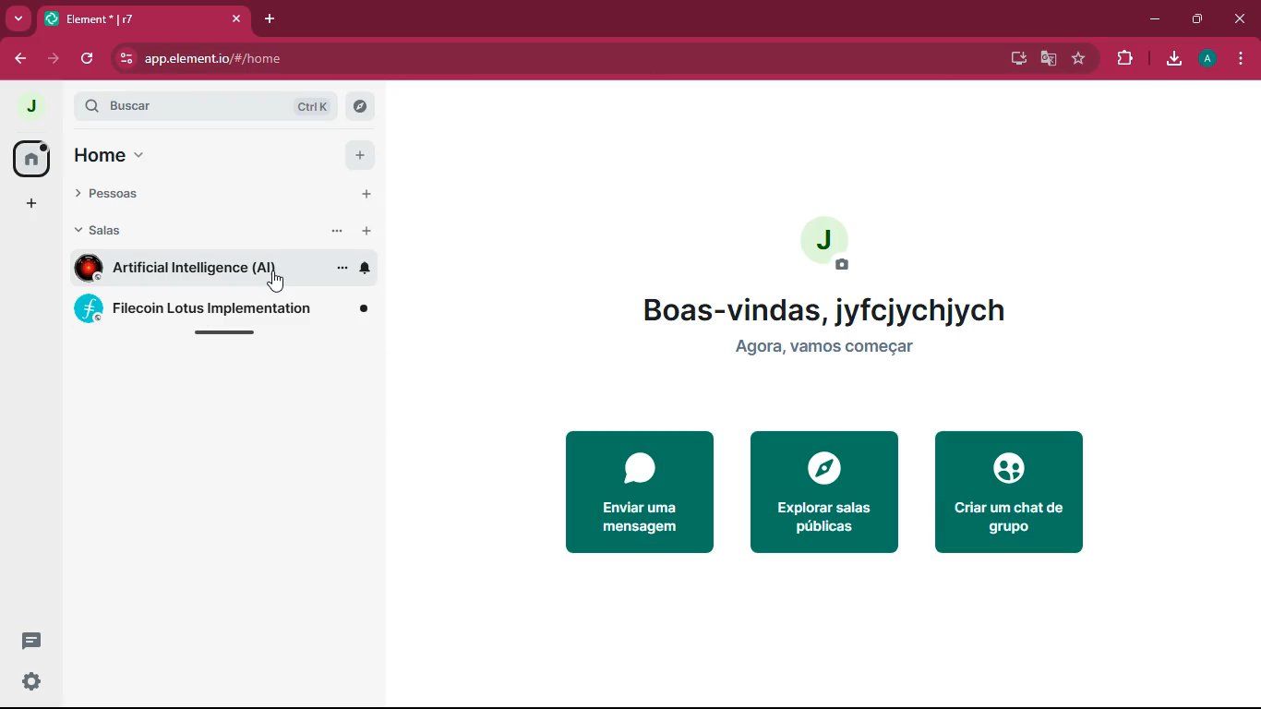 The image size is (1261, 709). What do you see at coordinates (1155, 20) in the screenshot?
I see `minimize` at bounding box center [1155, 20].